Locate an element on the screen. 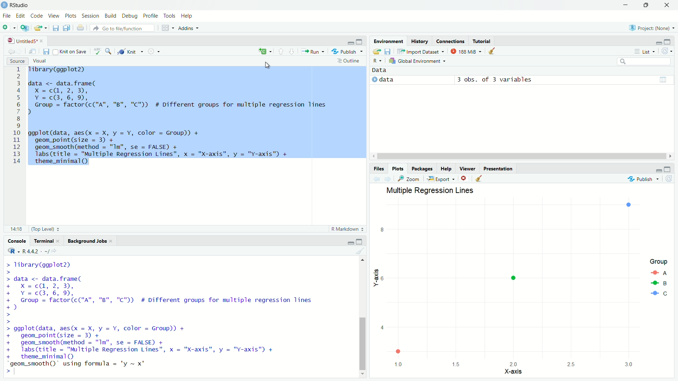 Image resolution: width=678 pixels, height=381 pixels. clear is located at coordinates (484, 179).